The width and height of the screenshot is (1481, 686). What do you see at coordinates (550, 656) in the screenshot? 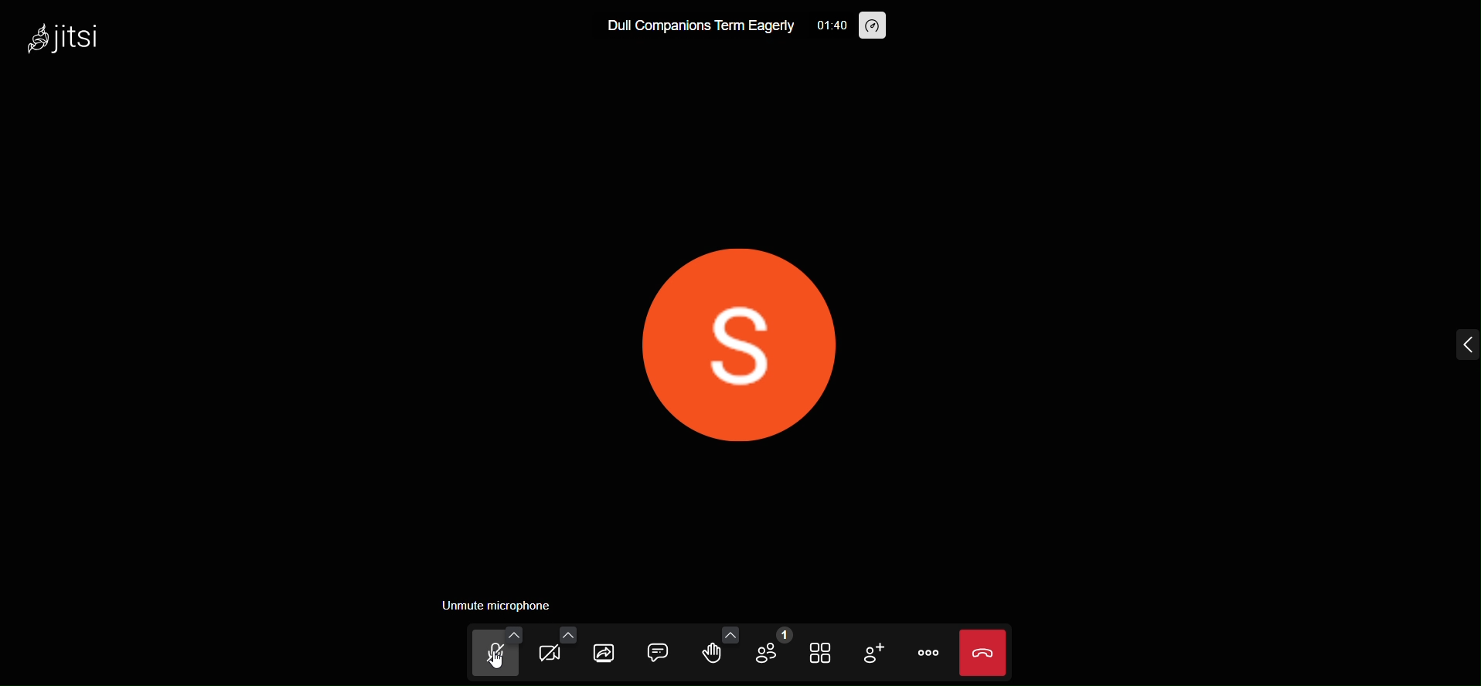
I see `video off` at bounding box center [550, 656].